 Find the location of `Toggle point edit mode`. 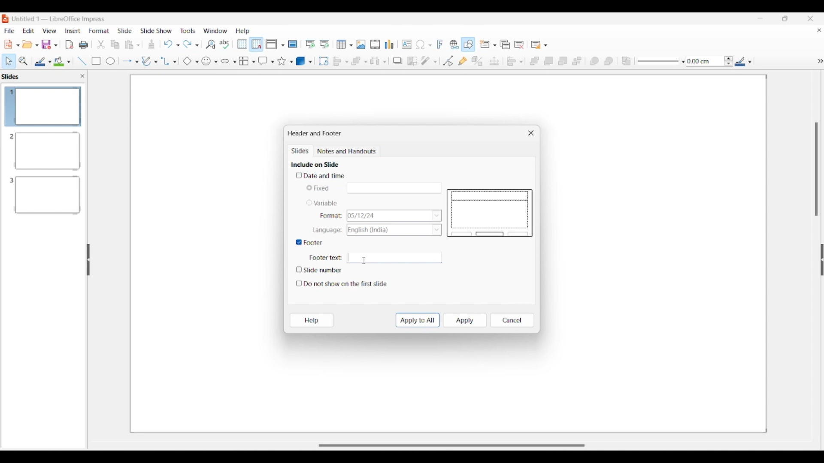

Toggle point edit mode is located at coordinates (448, 61).